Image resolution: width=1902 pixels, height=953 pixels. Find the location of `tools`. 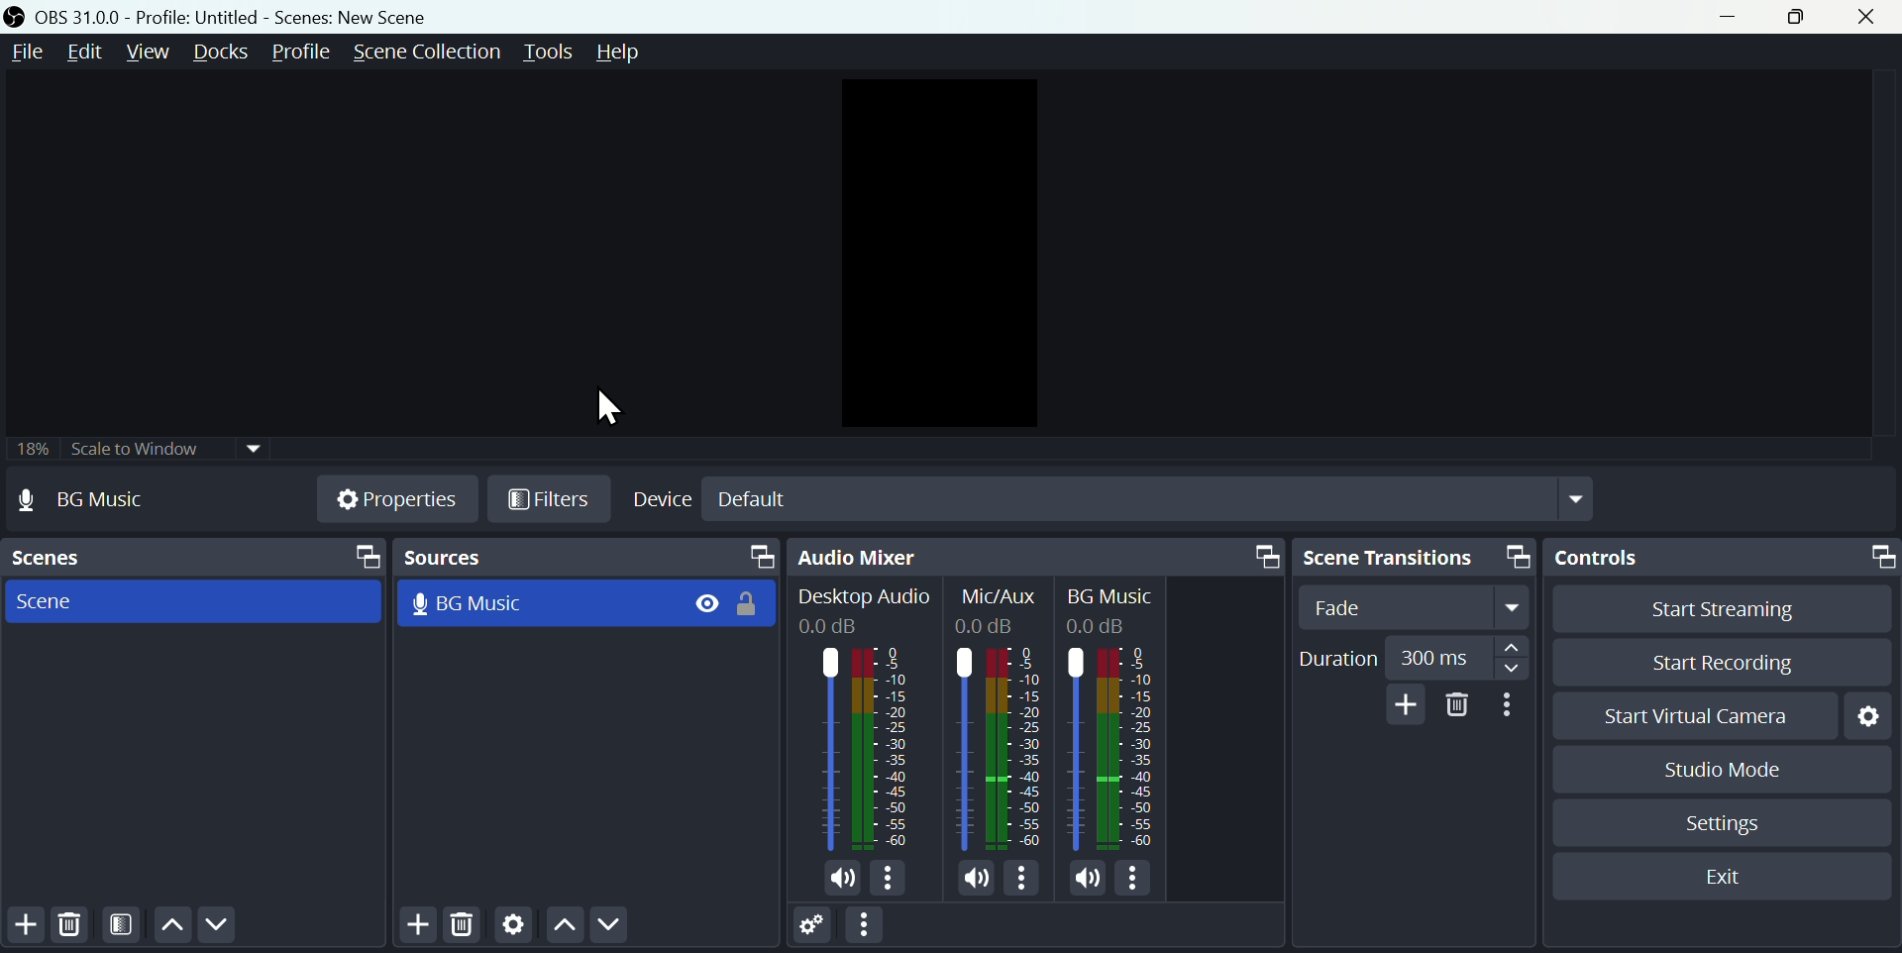

tools is located at coordinates (552, 53).